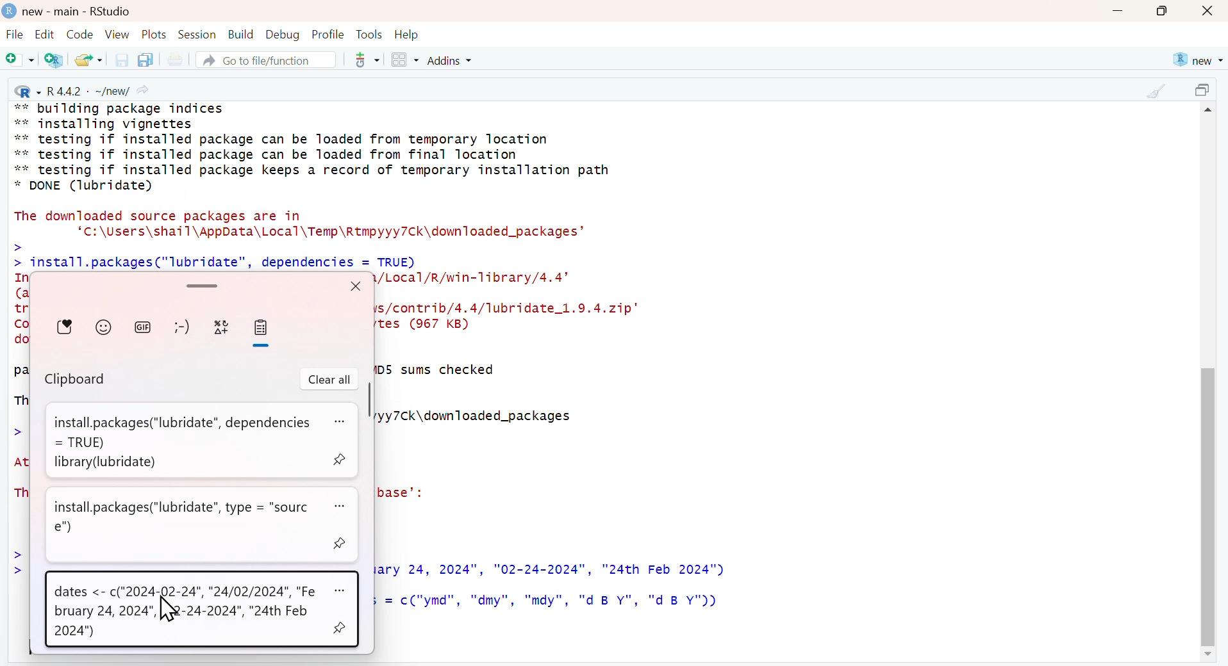 Image resolution: width=1228 pixels, height=666 pixels. I want to click on more options, so click(342, 590).